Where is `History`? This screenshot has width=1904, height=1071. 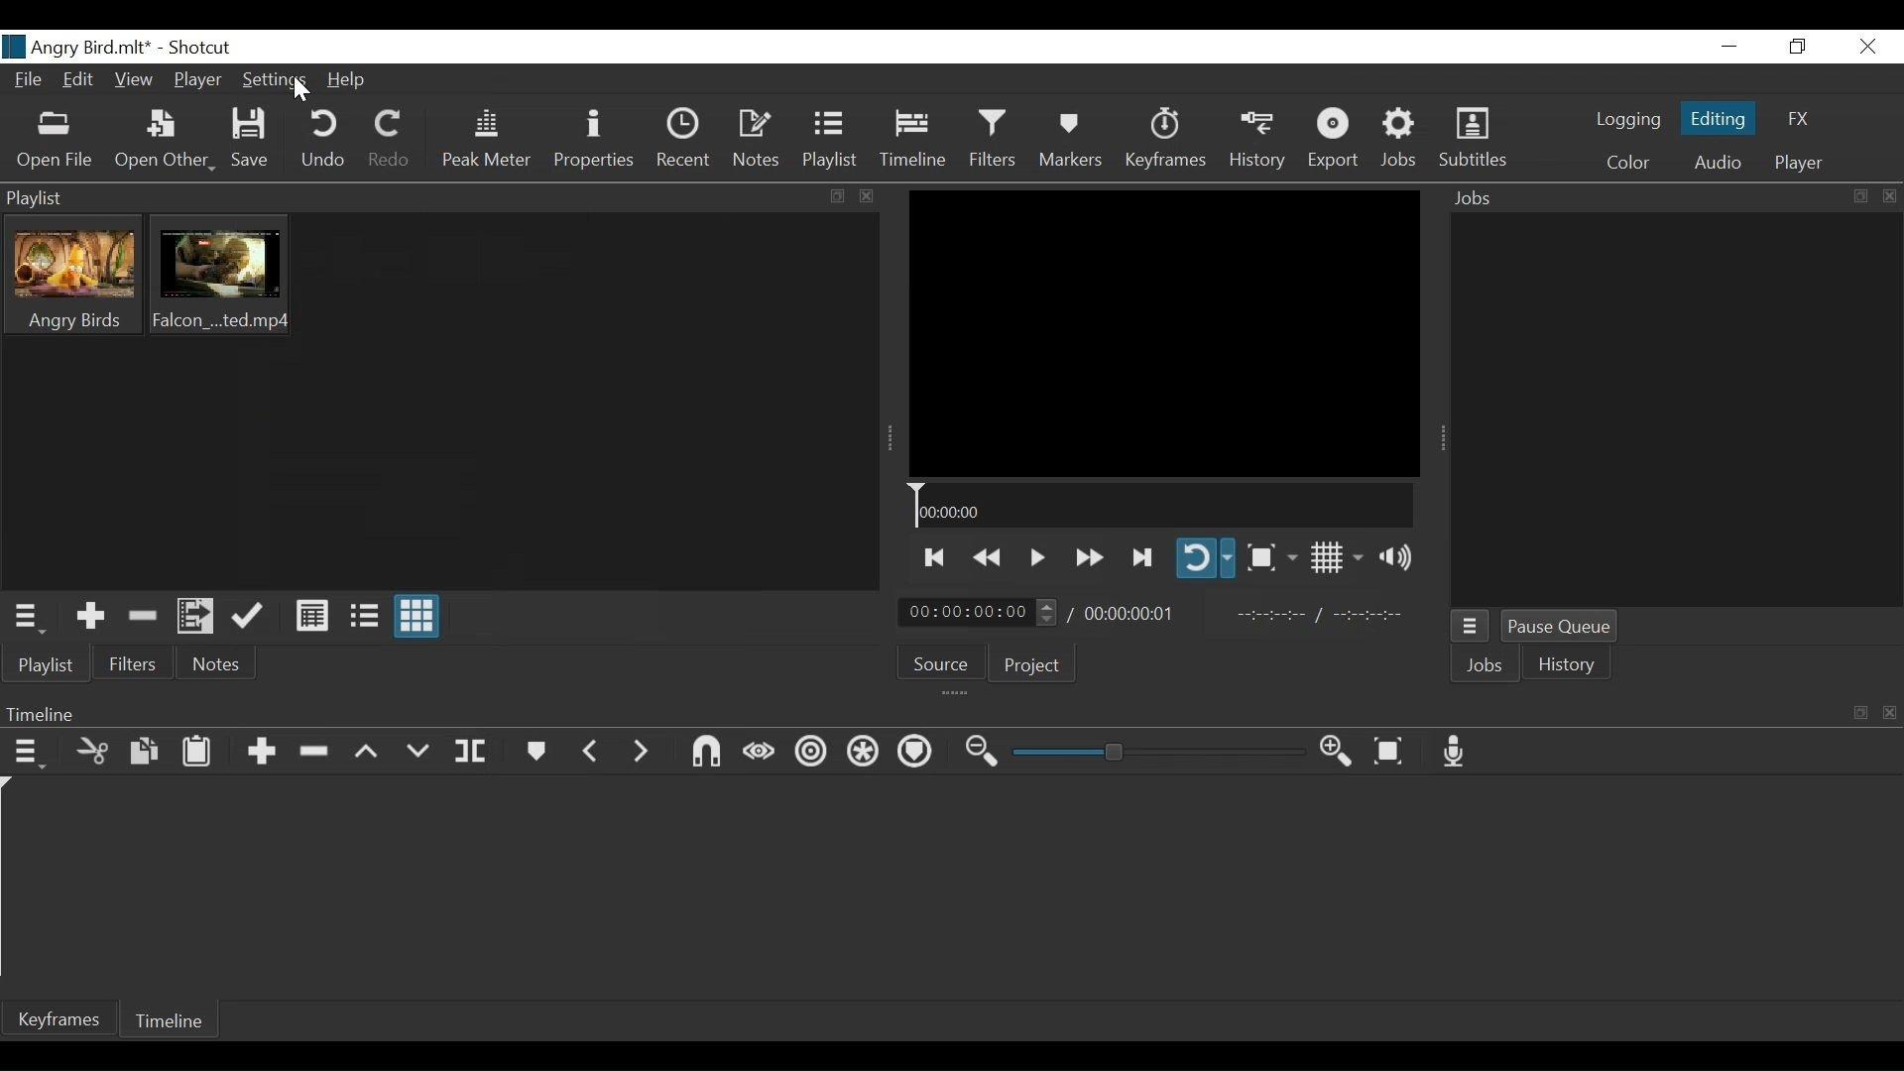 History is located at coordinates (1260, 142).